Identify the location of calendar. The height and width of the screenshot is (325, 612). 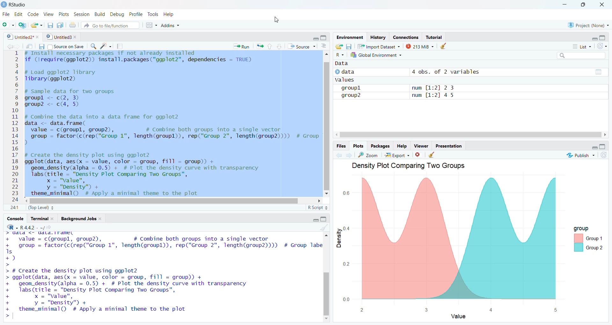
(593, 72).